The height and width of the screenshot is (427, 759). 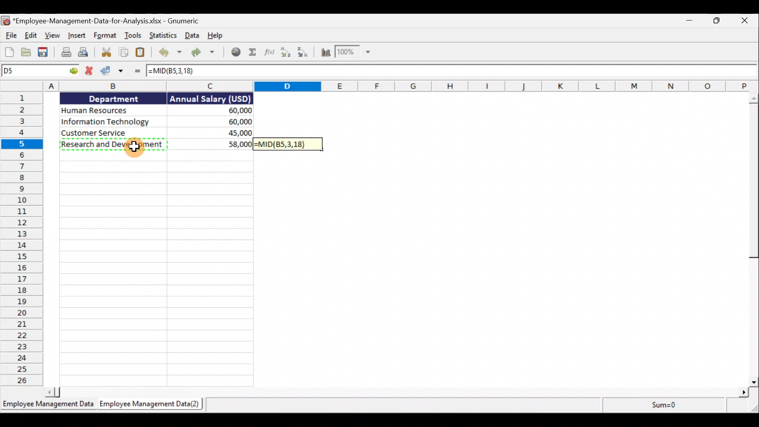 What do you see at coordinates (42, 51) in the screenshot?
I see `Save the current workbook` at bounding box center [42, 51].